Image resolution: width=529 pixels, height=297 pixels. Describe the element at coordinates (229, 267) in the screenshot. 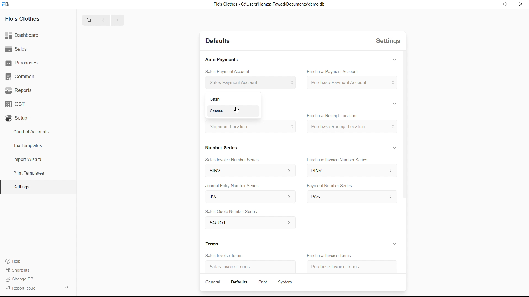

I see `Sales Invoice Terms` at that location.